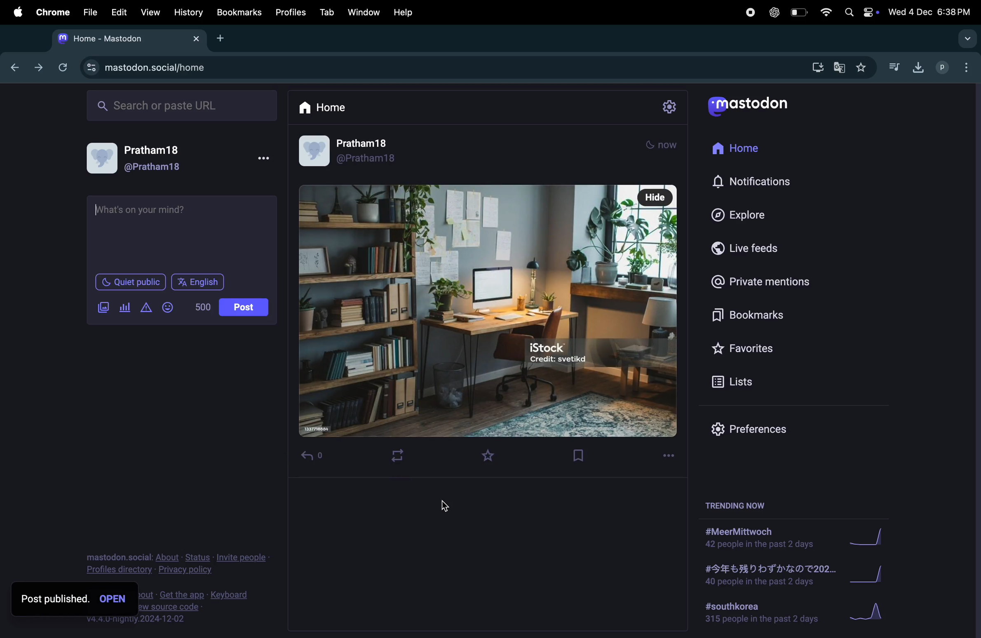 The width and height of the screenshot is (981, 638). What do you see at coordinates (873, 574) in the screenshot?
I see `Graph` at bounding box center [873, 574].